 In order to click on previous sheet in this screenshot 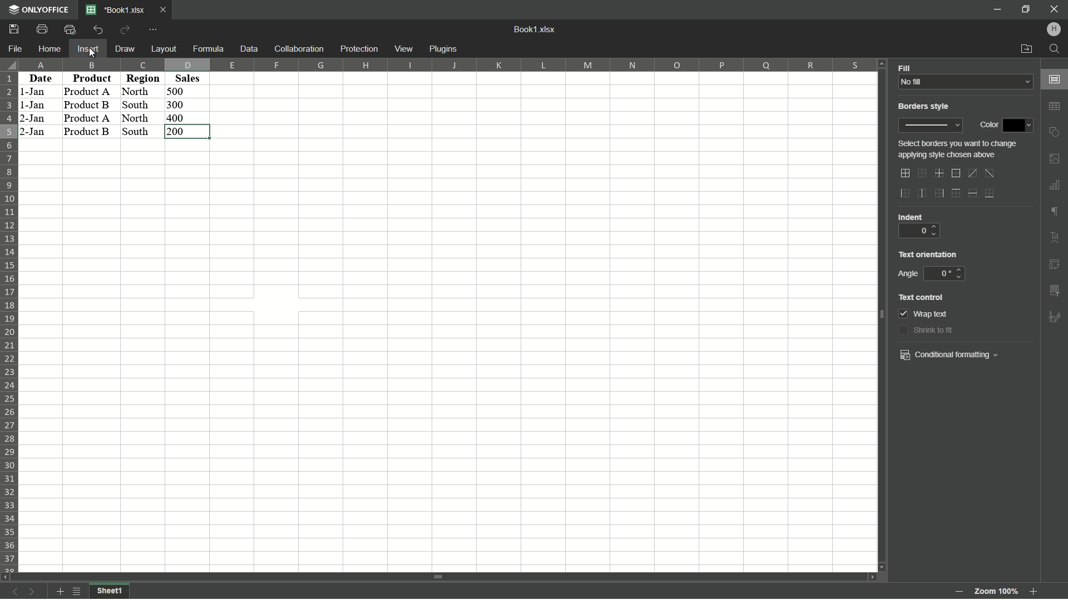, I will do `click(14, 593)`.